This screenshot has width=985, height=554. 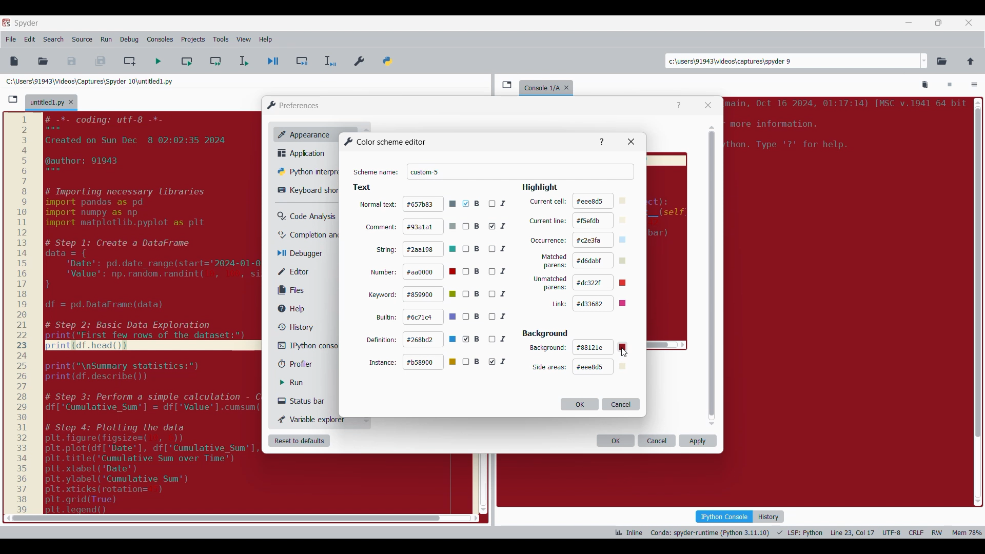 What do you see at coordinates (498, 248) in the screenshot?
I see `I` at bounding box center [498, 248].